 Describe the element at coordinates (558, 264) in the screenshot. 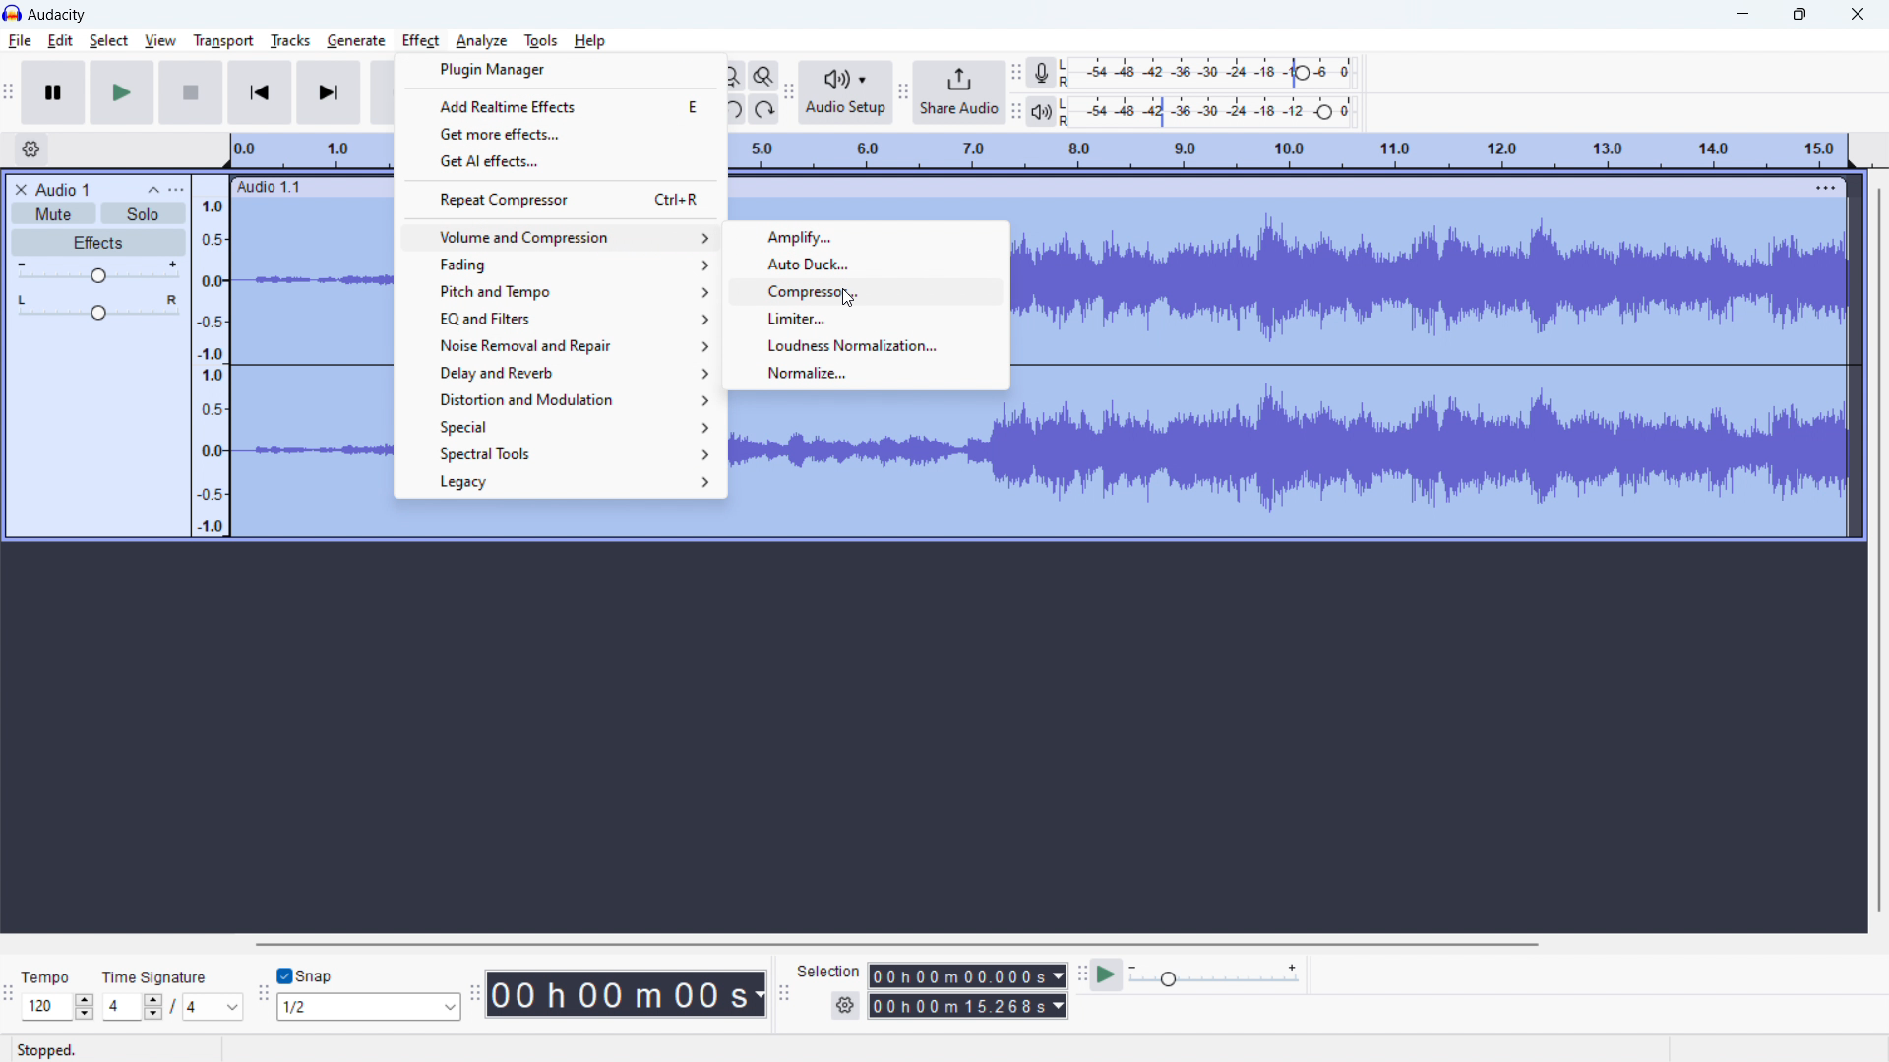

I see `fading` at that location.